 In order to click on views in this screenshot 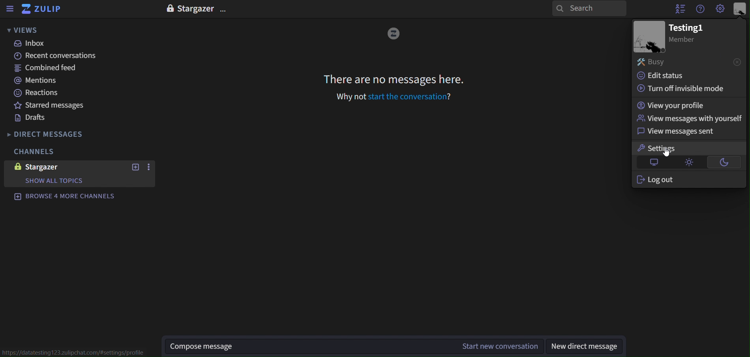, I will do `click(23, 30)`.